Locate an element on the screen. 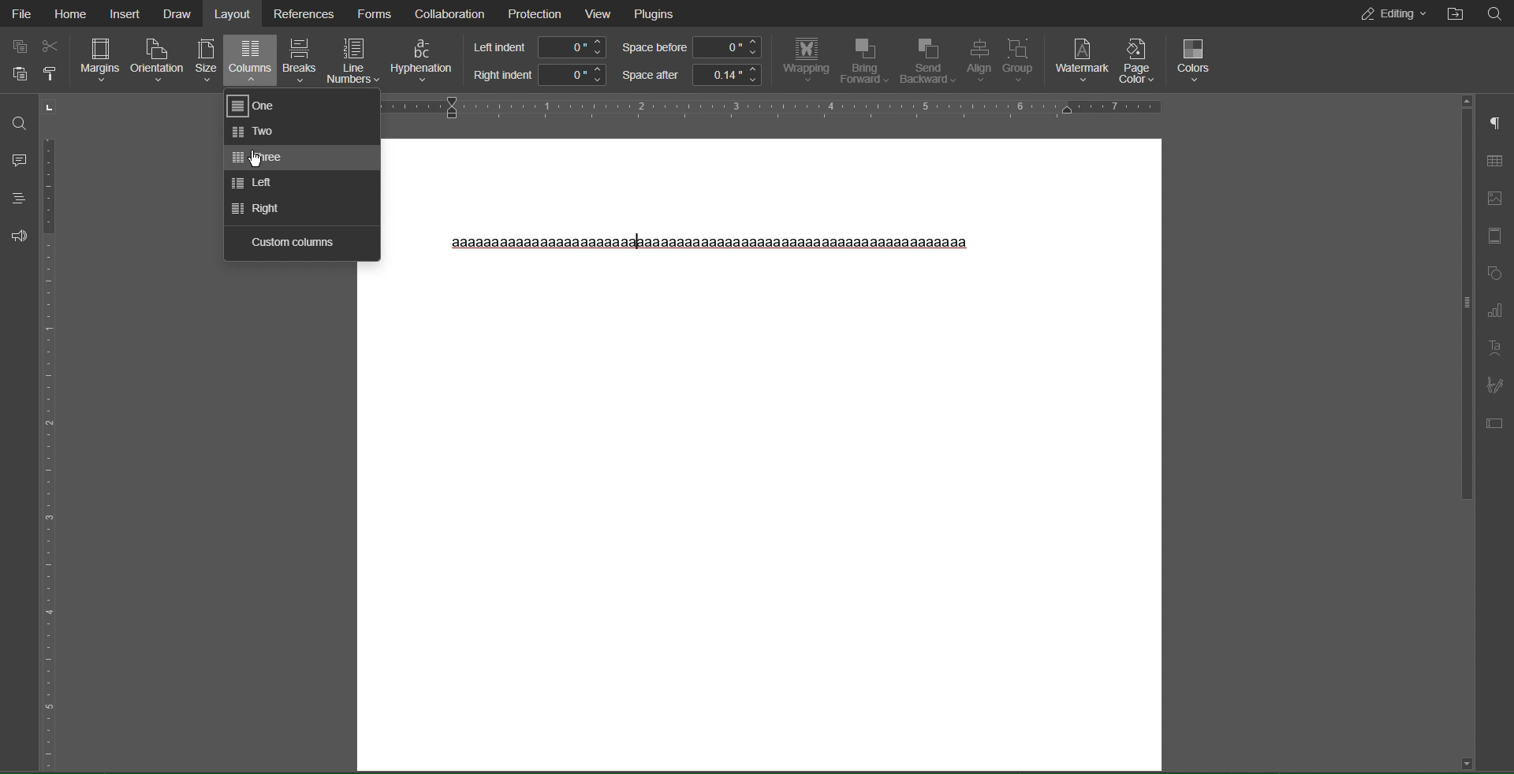 This screenshot has height=774, width=1514. Horizontal Ruler is located at coordinates (776, 106).